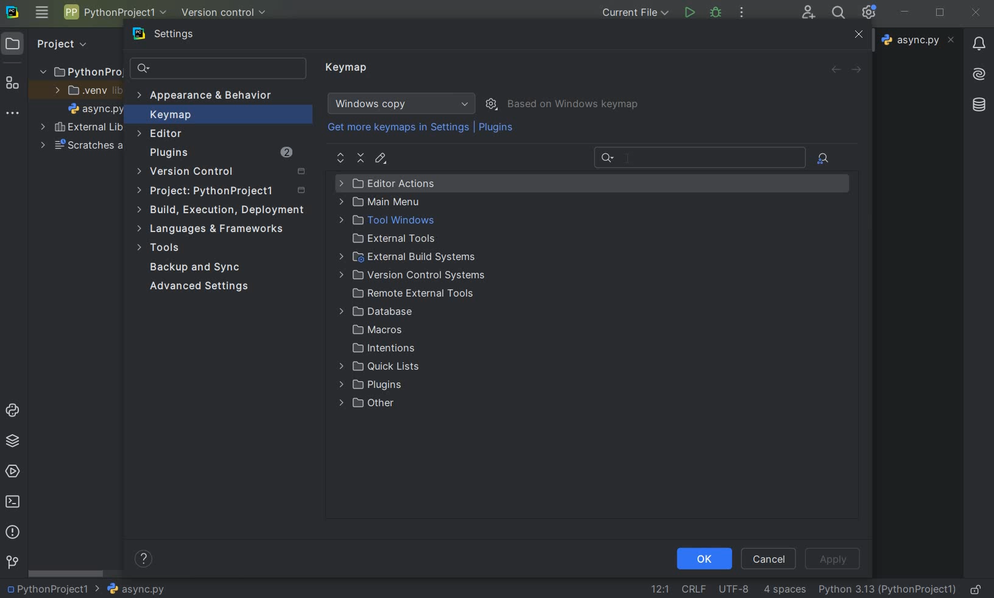 This screenshot has width=994, height=598. Describe the element at coordinates (836, 14) in the screenshot. I see `search everywhere` at that location.